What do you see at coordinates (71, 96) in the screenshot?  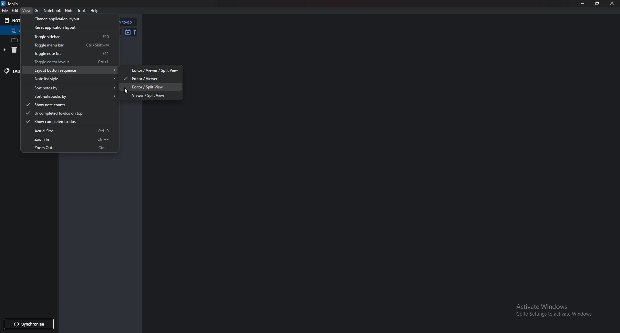 I see `sort notebook by` at bounding box center [71, 96].